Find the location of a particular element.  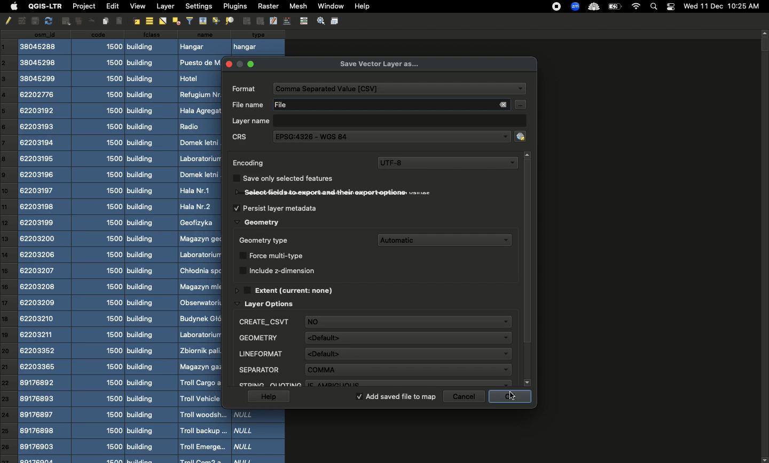

Extent is located at coordinates (292, 288).